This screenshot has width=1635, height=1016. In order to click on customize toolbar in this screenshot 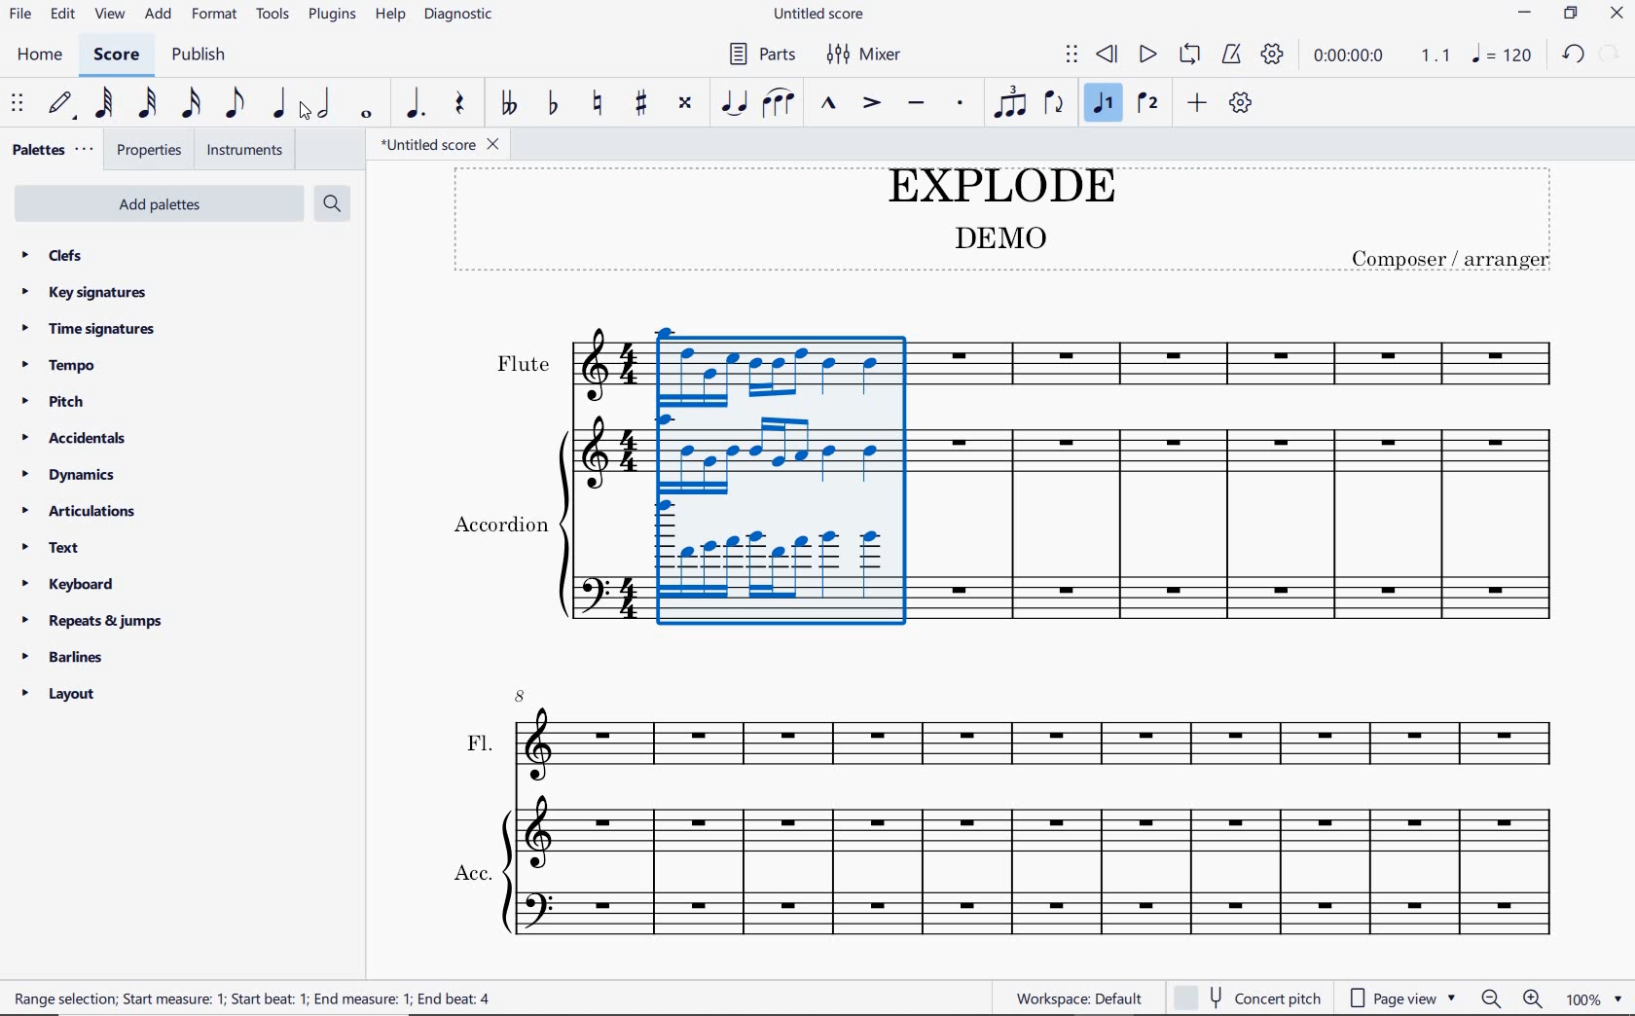, I will do `click(1244, 102)`.